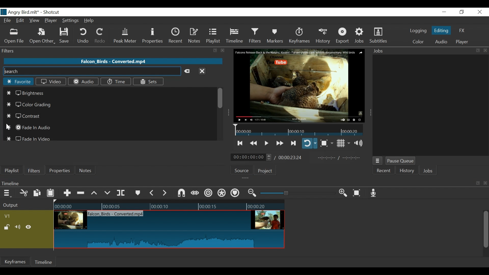 This screenshot has height=275, width=489. I want to click on Playlist menu, so click(8, 158).